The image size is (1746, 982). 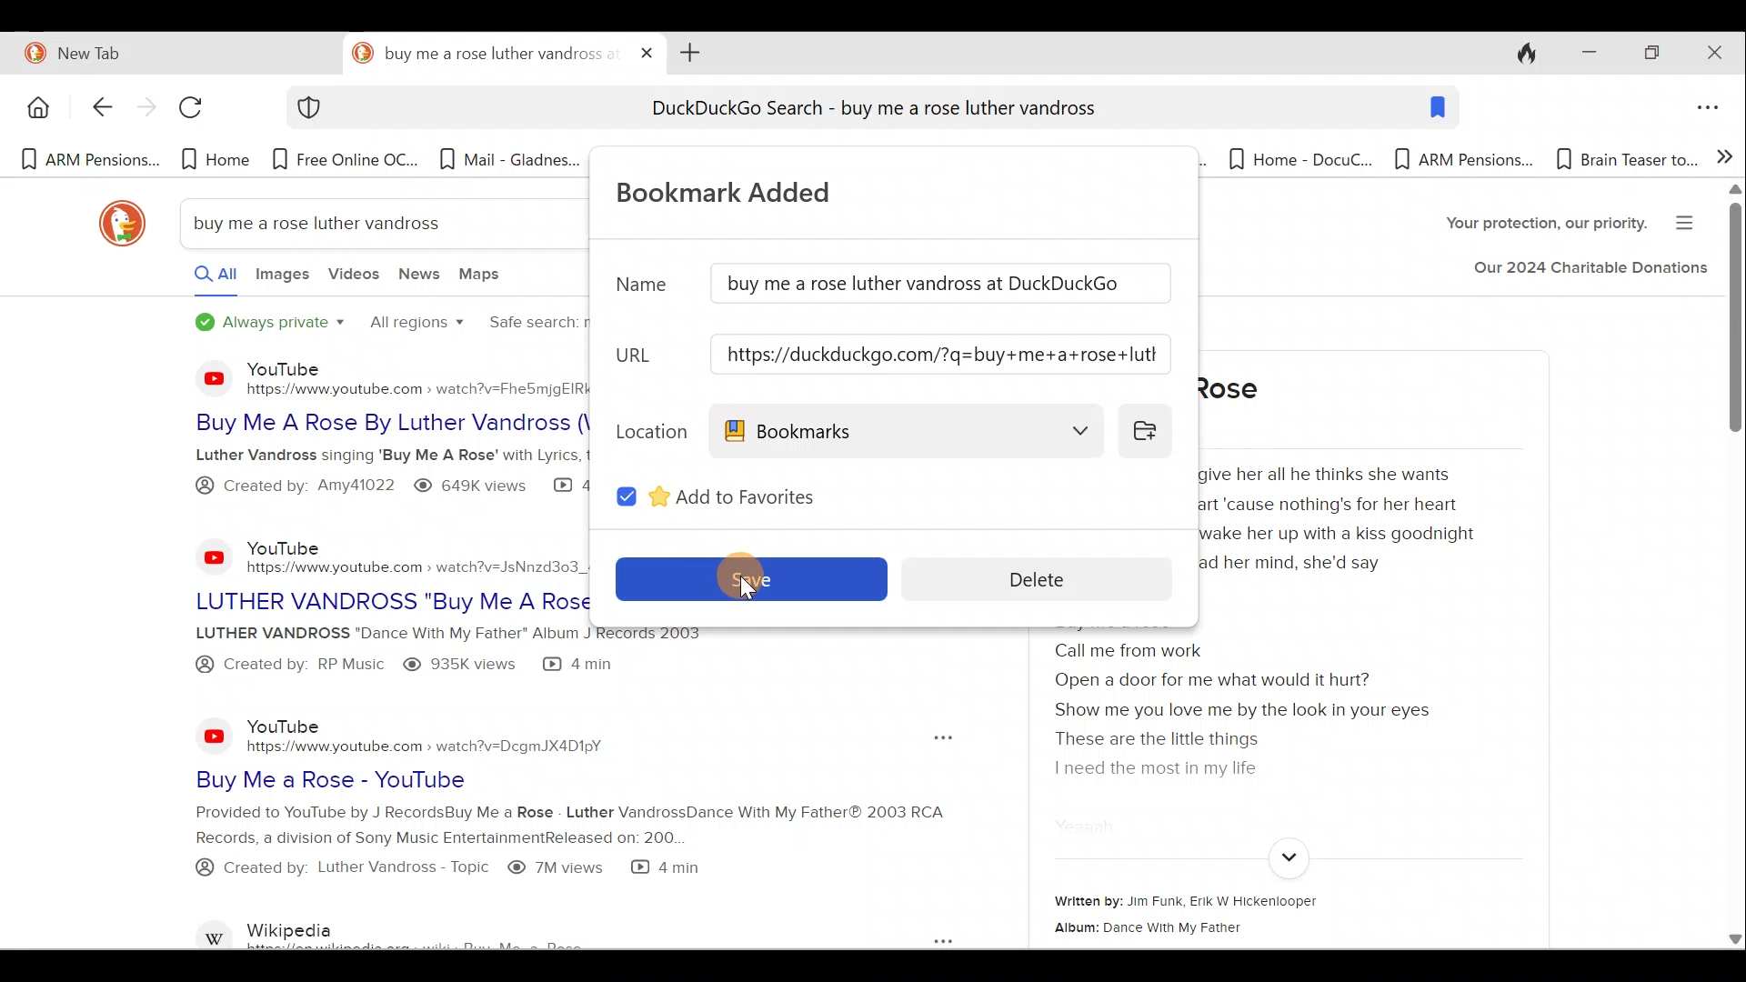 What do you see at coordinates (509, 165) in the screenshot?
I see `Bookmark 4` at bounding box center [509, 165].